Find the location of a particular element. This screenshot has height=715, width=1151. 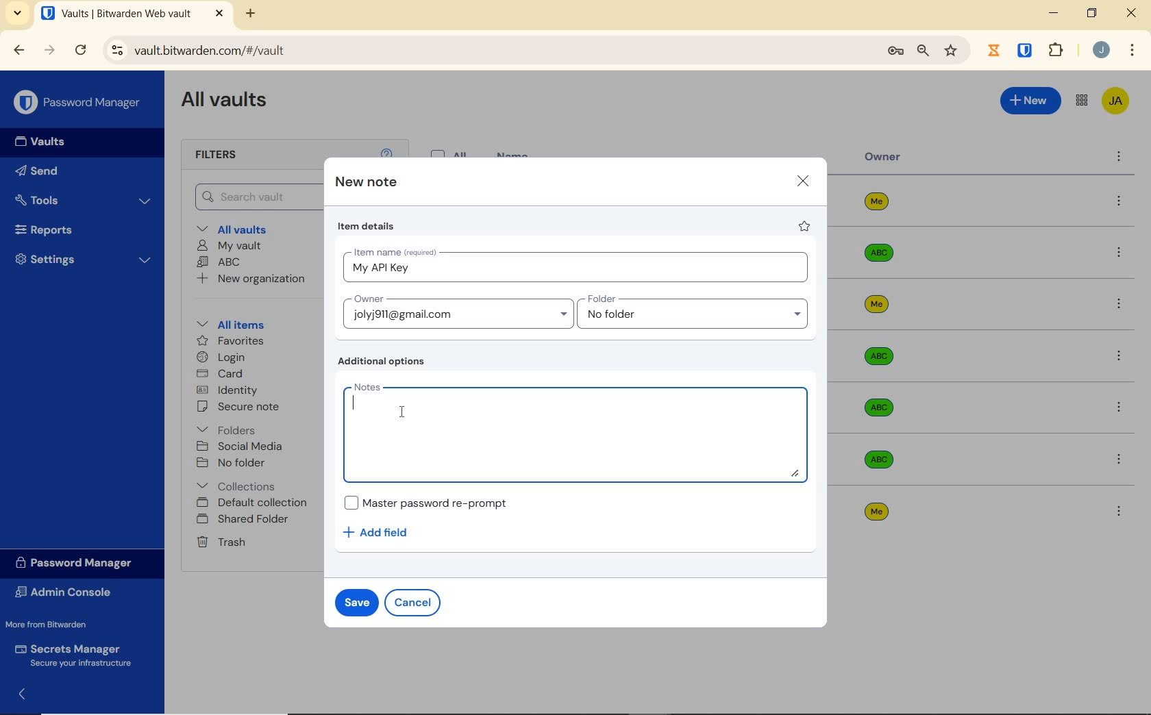

Input Owner is located at coordinates (456, 311).